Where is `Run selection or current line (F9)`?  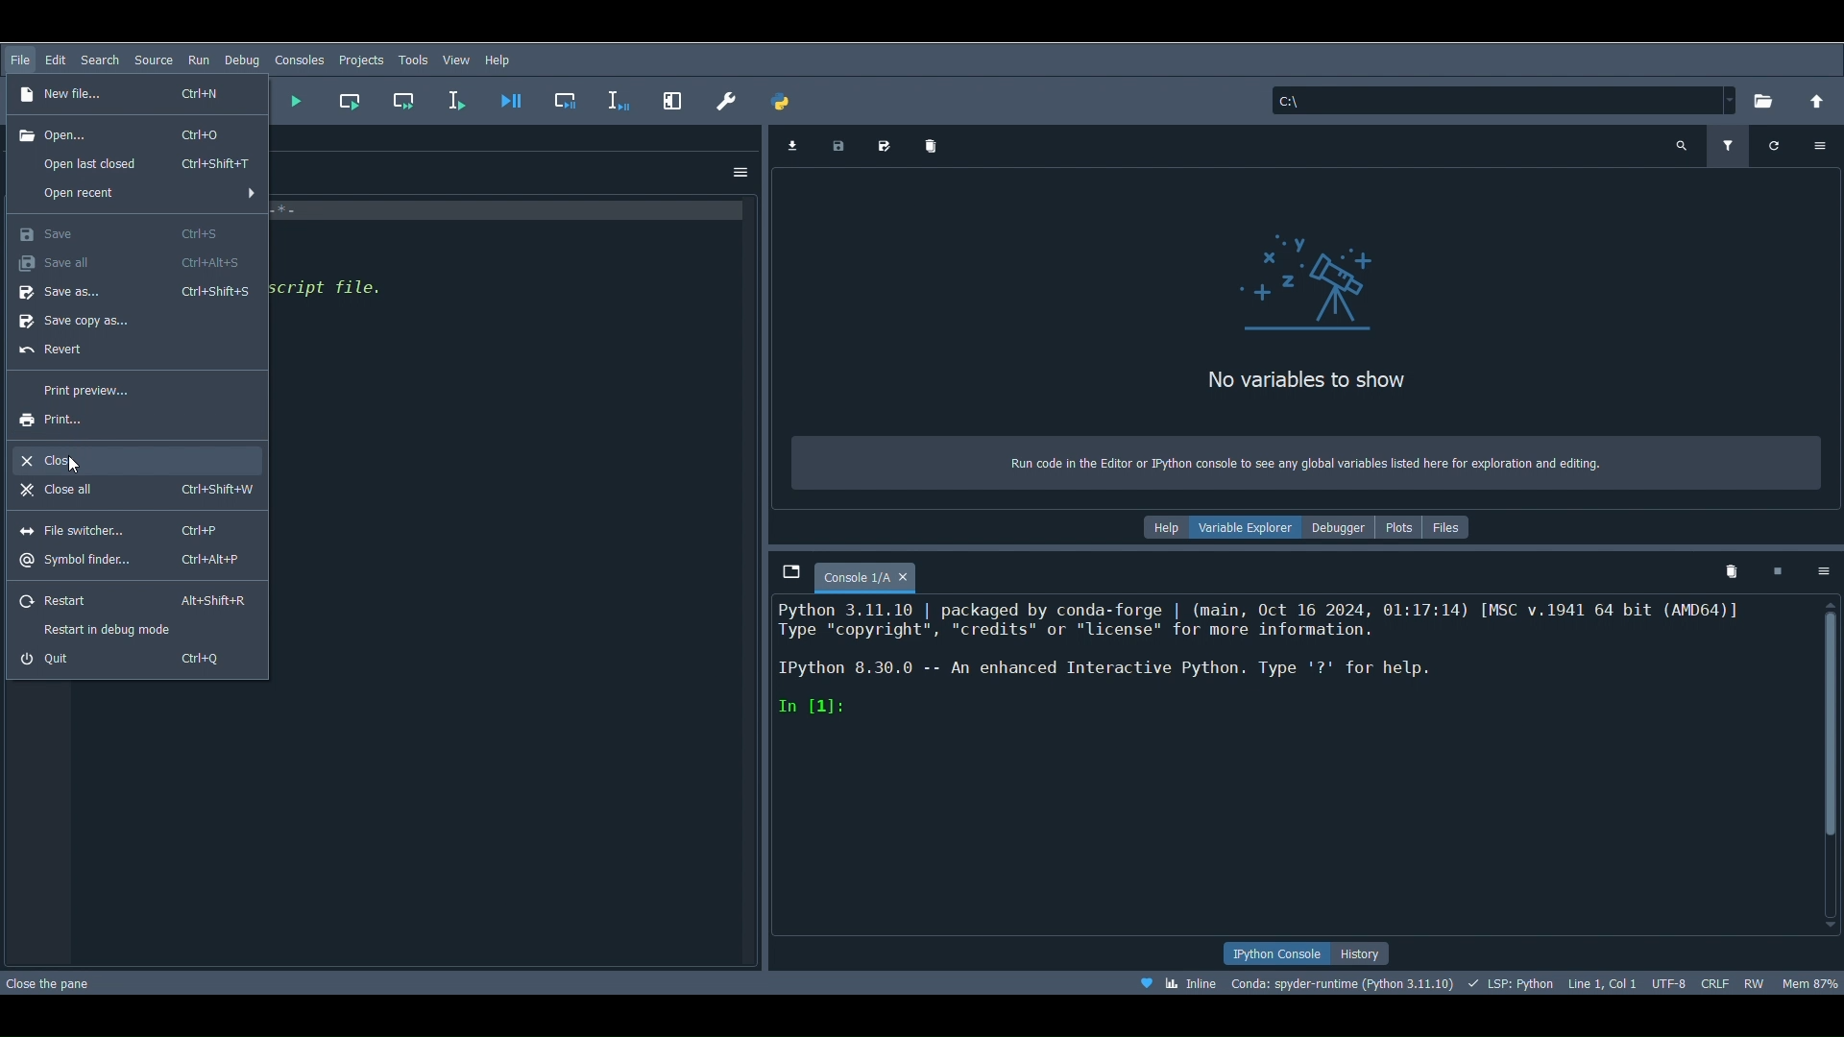 Run selection or current line (F9) is located at coordinates (459, 96).